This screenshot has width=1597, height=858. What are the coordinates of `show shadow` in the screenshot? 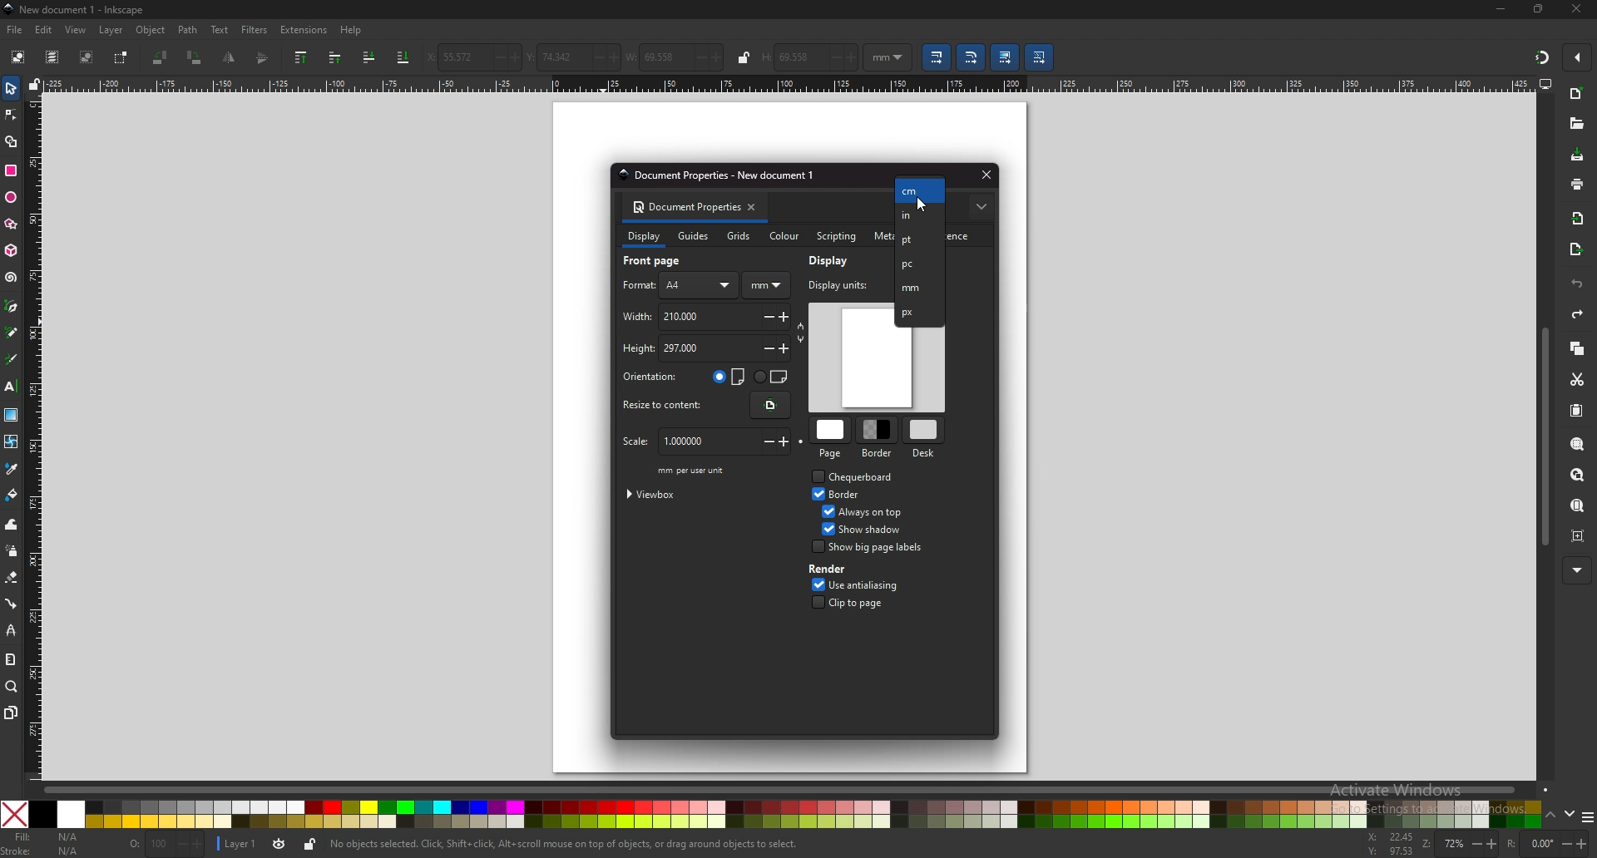 It's located at (876, 529).